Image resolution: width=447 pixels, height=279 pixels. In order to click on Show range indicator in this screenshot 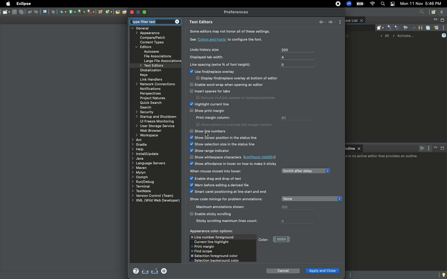, I will do `click(209, 150)`.